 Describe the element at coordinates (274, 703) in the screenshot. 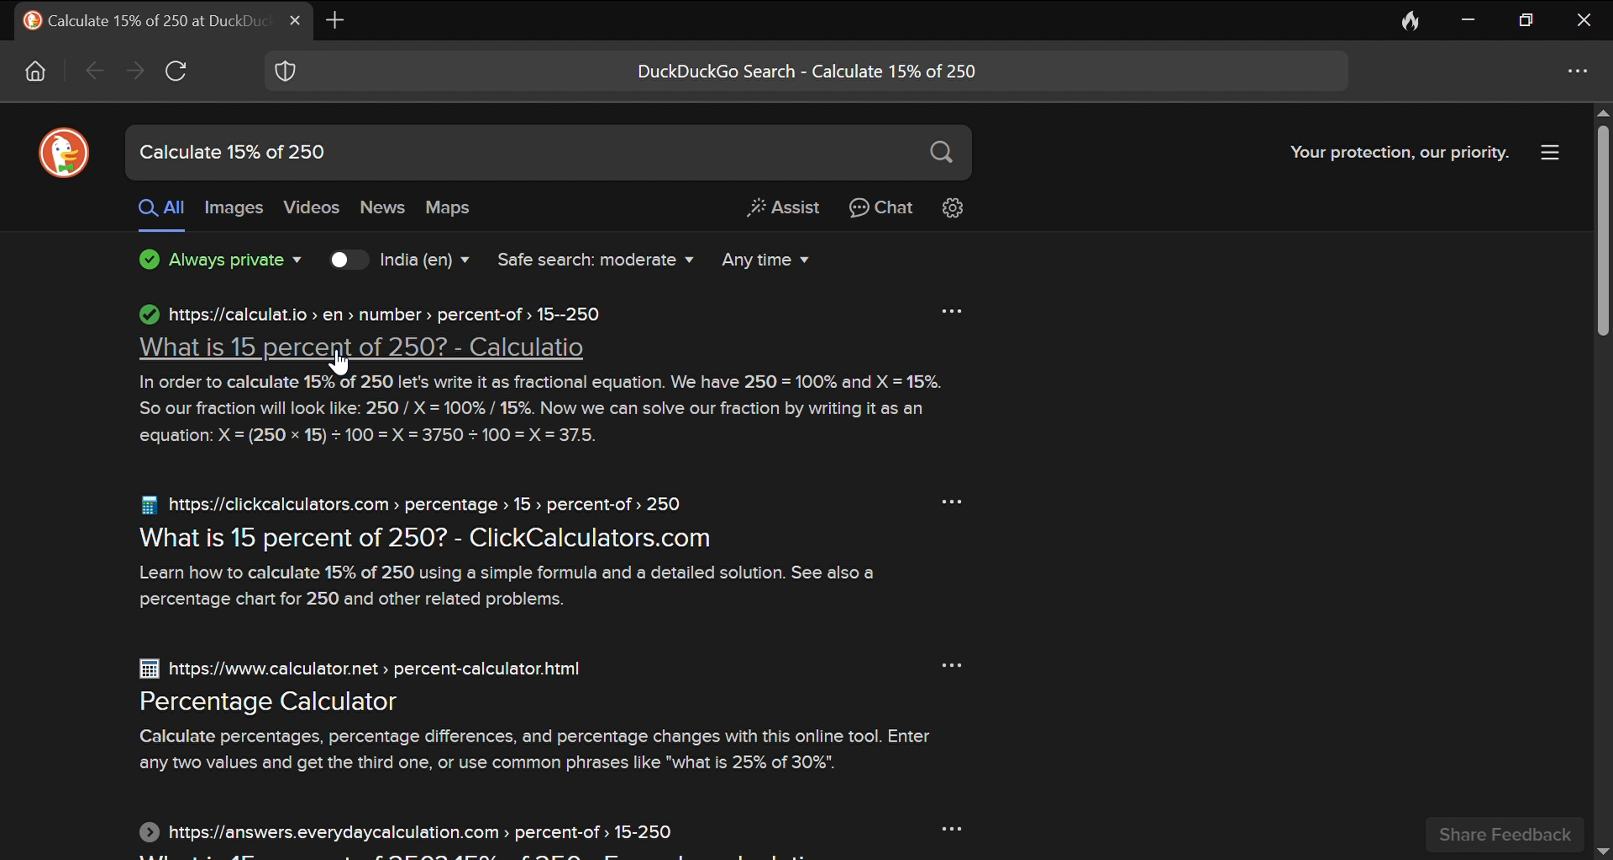

I see `resut 3: Percentage Calculator` at that location.